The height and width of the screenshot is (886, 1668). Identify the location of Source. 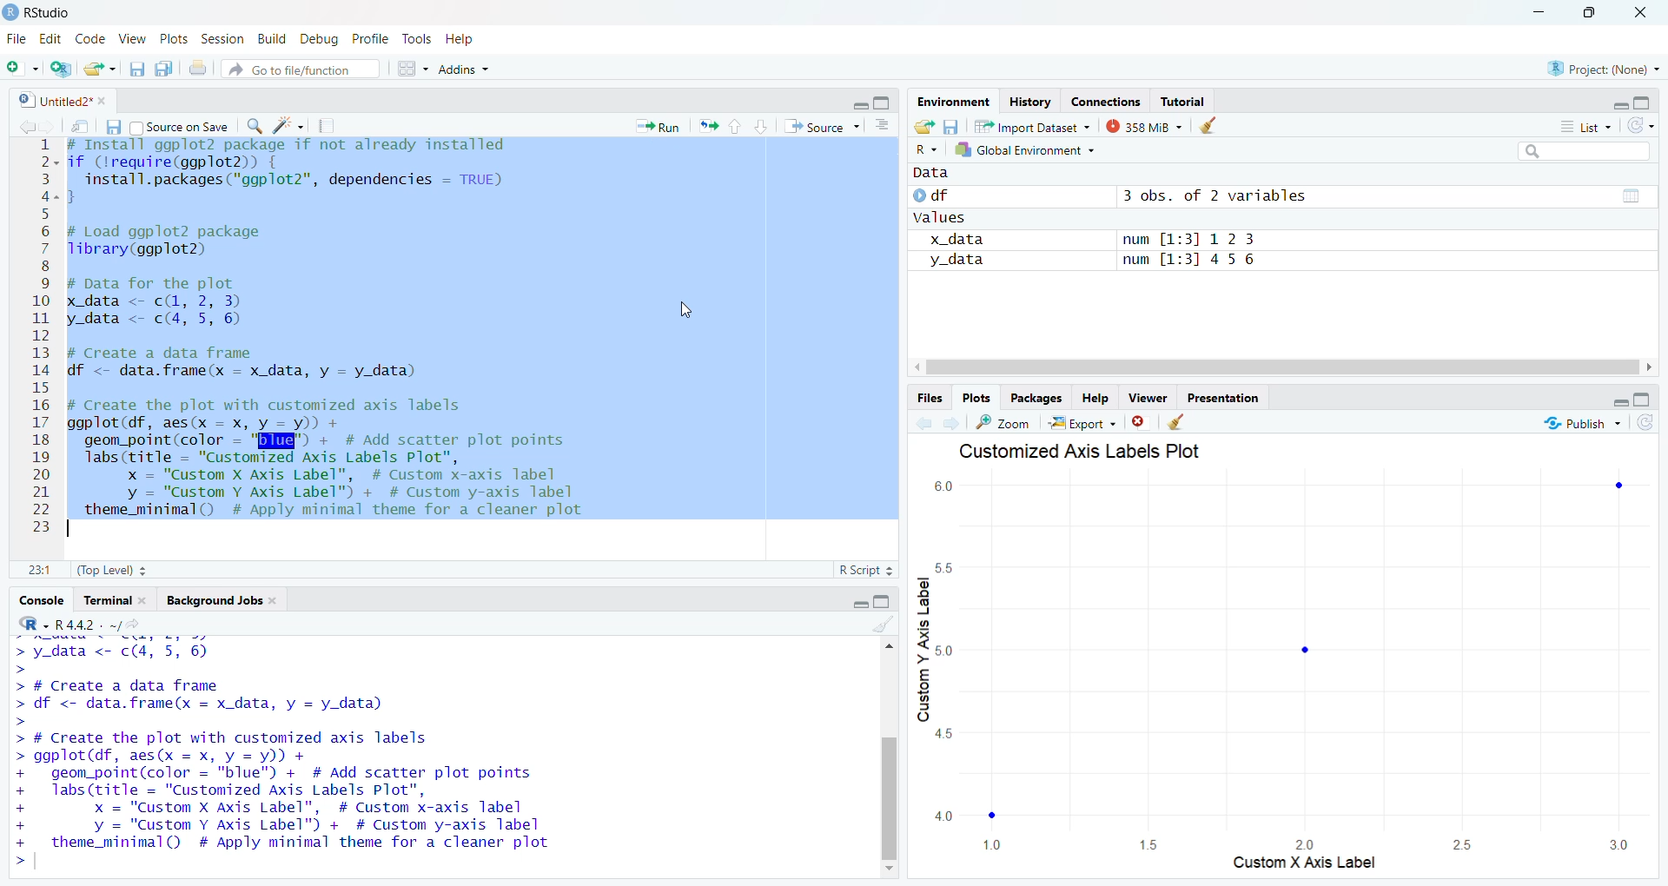
(817, 127).